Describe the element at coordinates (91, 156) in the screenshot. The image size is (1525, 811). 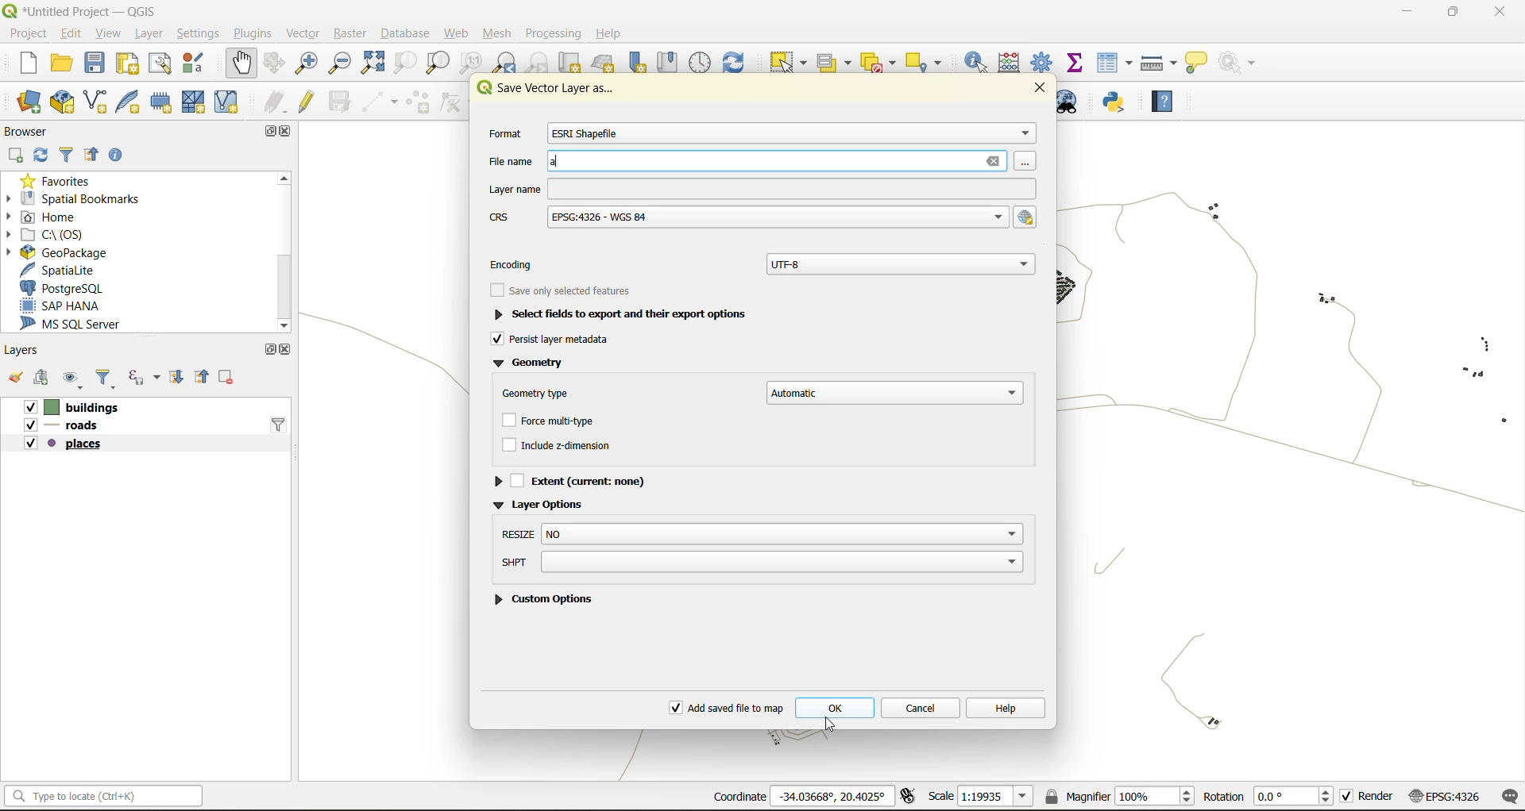
I see `collapse all` at that location.